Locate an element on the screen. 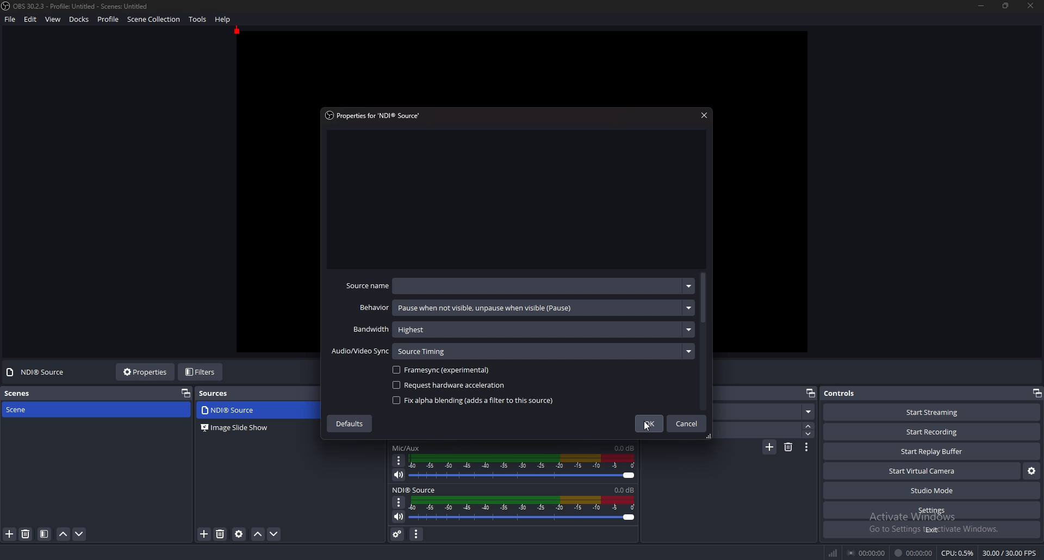 The image size is (1044, 560). fix alpha blending is located at coordinates (473, 399).